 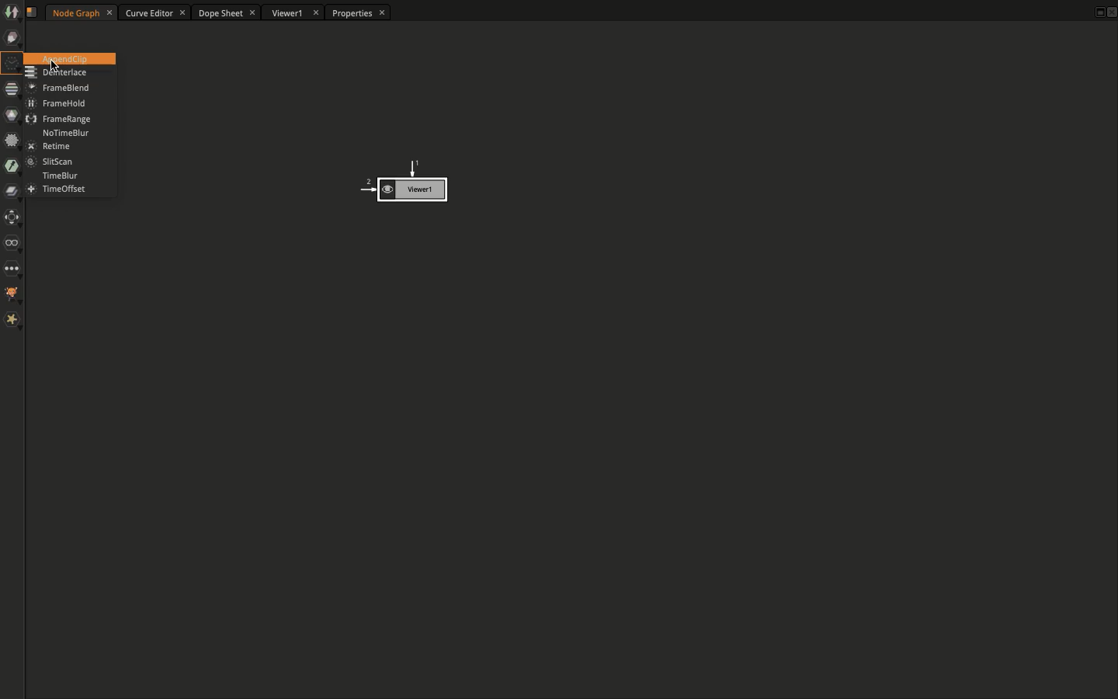 I want to click on FrameRange, so click(x=59, y=117).